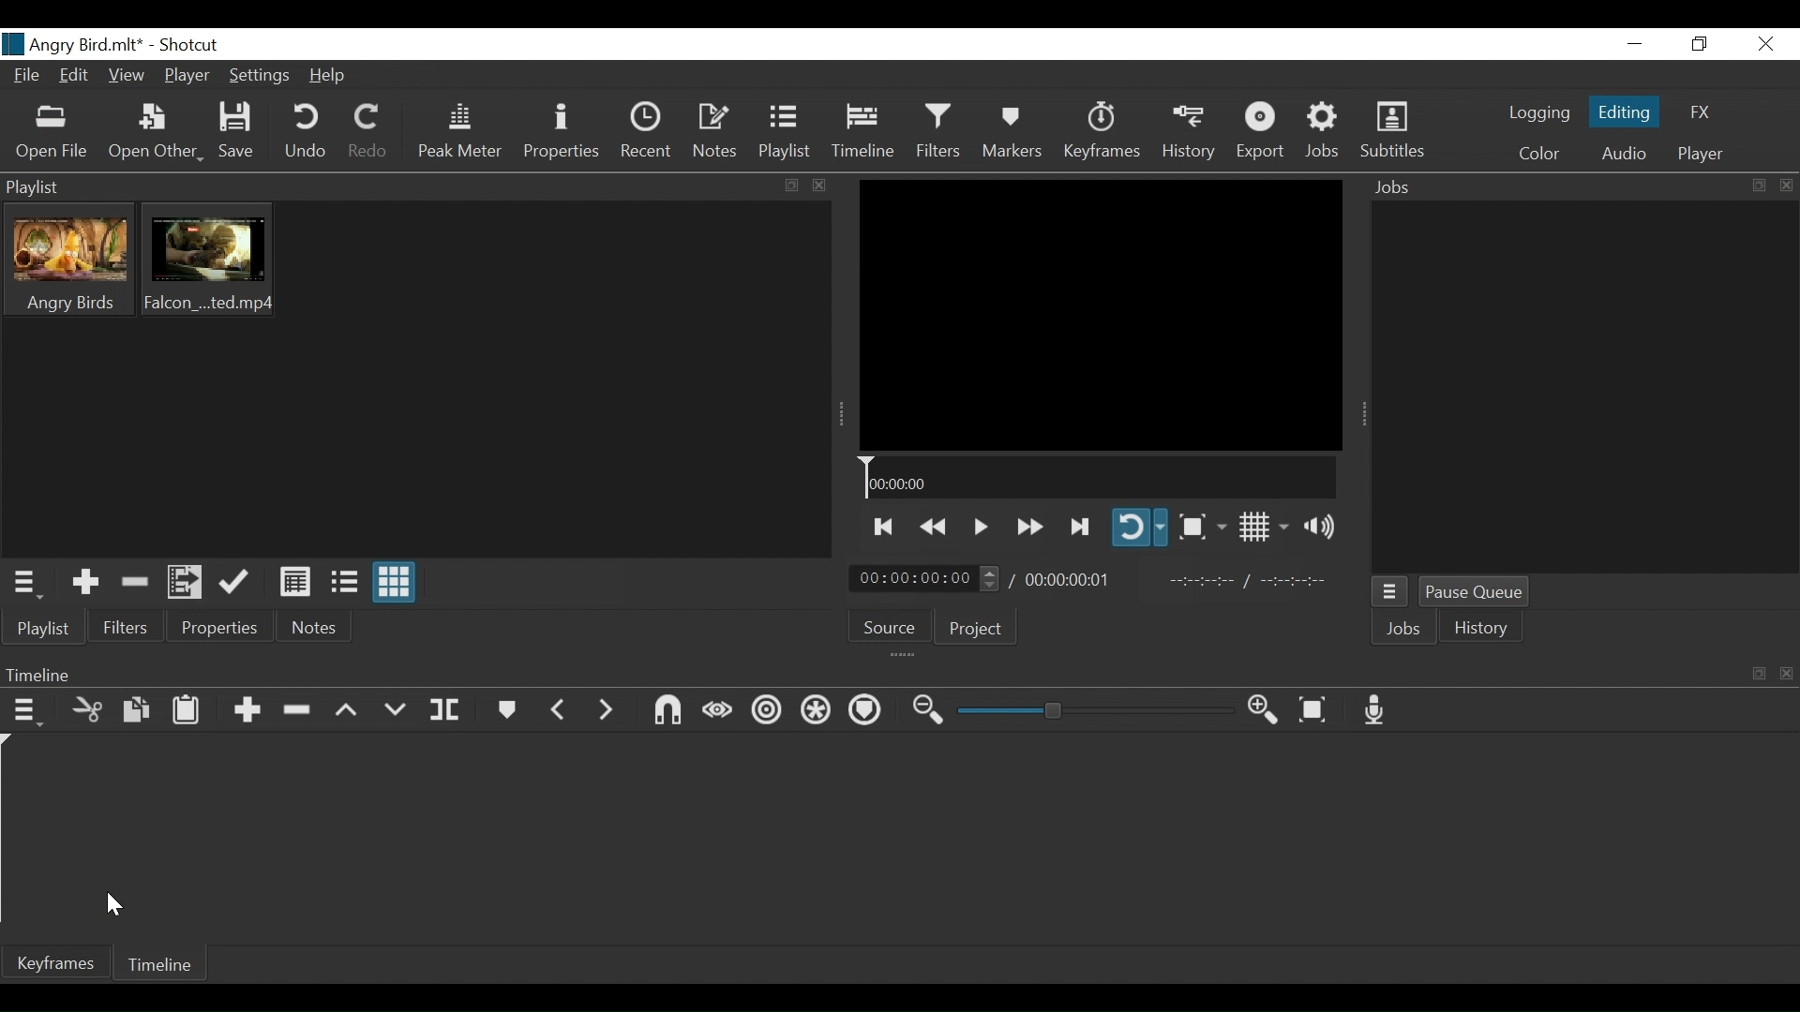 The height and width of the screenshot is (1012, 1800). What do you see at coordinates (134, 581) in the screenshot?
I see `Remove cut` at bounding box center [134, 581].